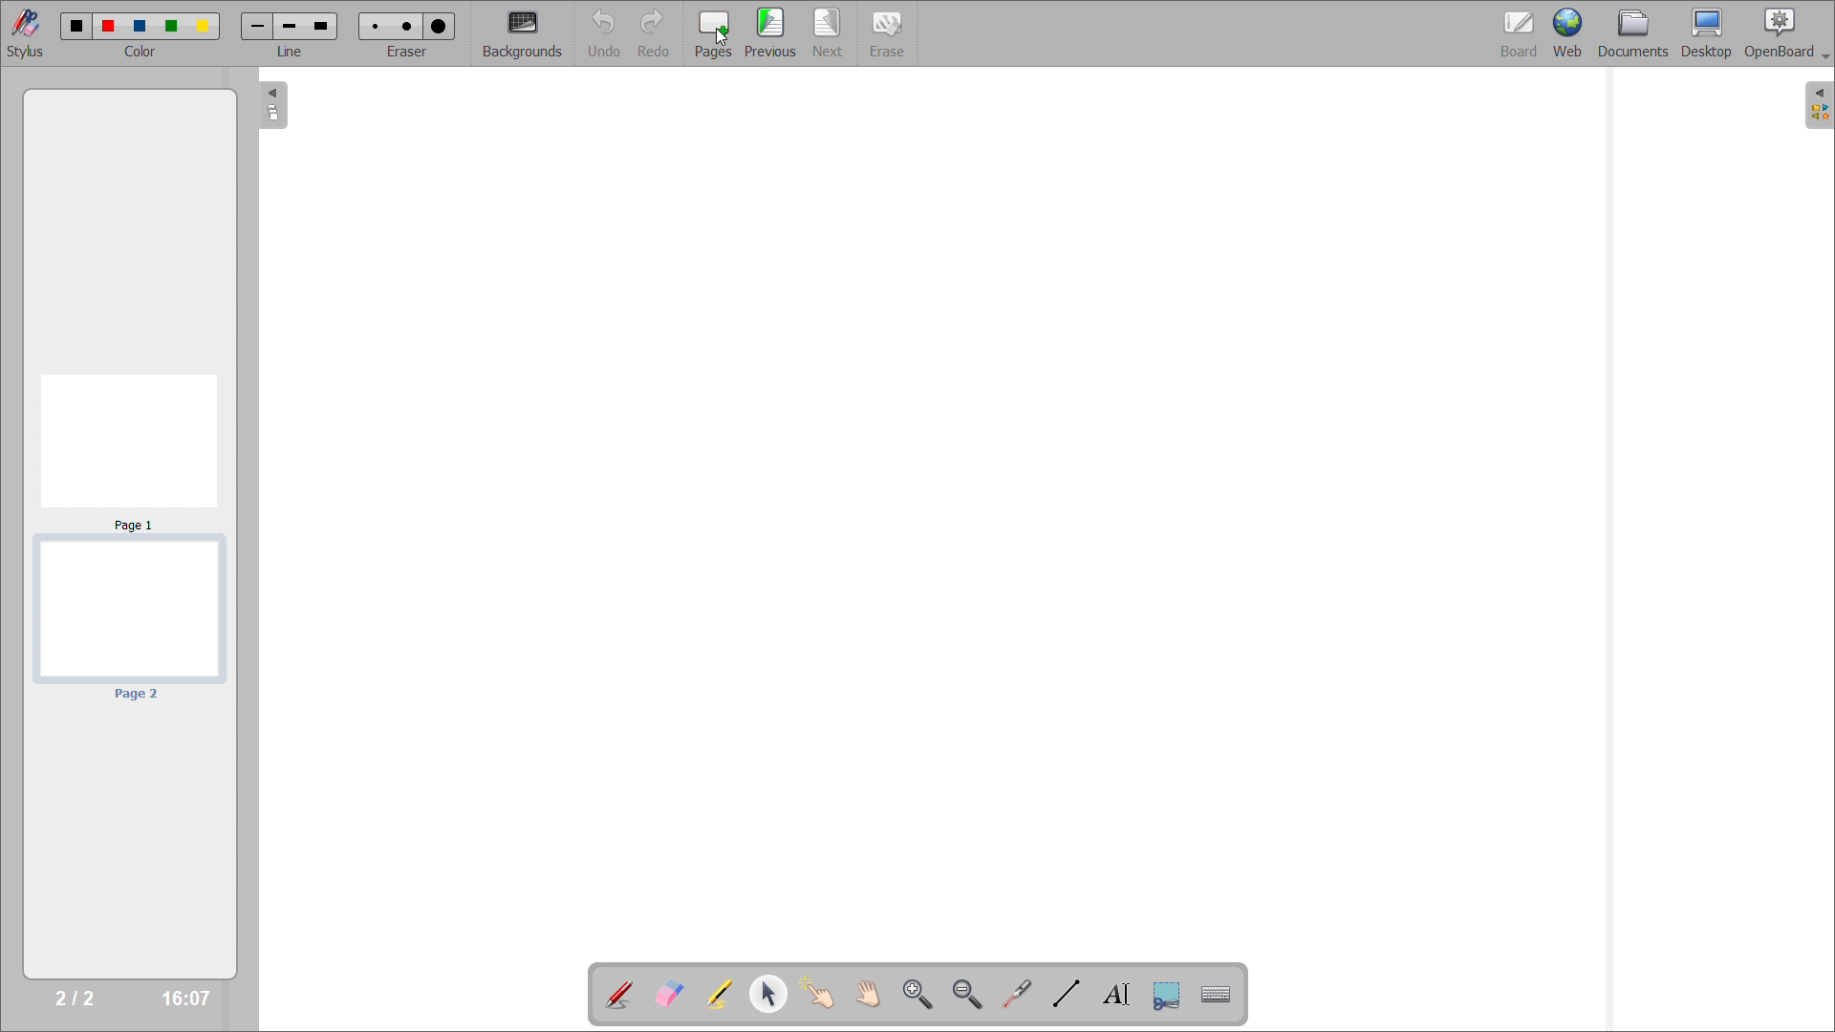 Image resolution: width=1835 pixels, height=1032 pixels. I want to click on backgrounds, so click(522, 33).